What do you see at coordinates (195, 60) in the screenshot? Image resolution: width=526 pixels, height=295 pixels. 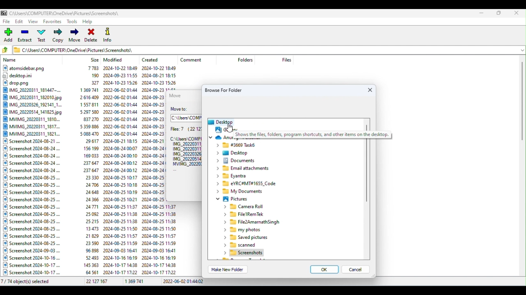 I see `Comment` at bounding box center [195, 60].